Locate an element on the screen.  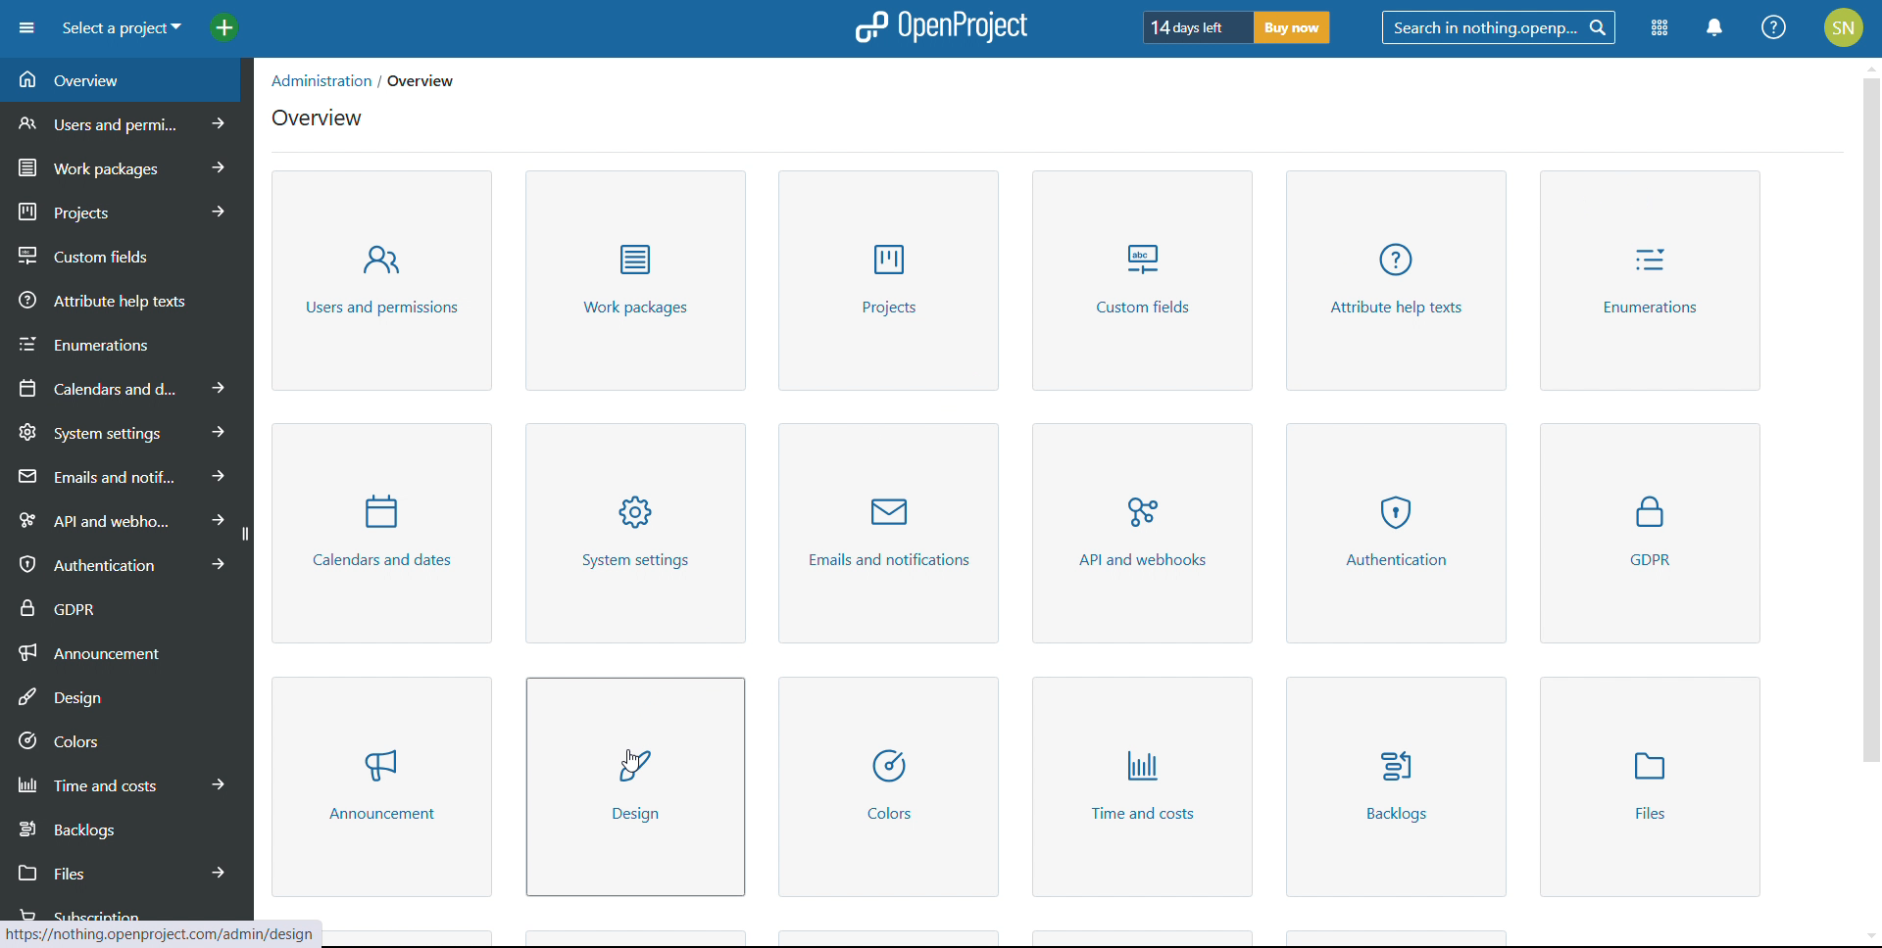
time and costs is located at coordinates (124, 782).